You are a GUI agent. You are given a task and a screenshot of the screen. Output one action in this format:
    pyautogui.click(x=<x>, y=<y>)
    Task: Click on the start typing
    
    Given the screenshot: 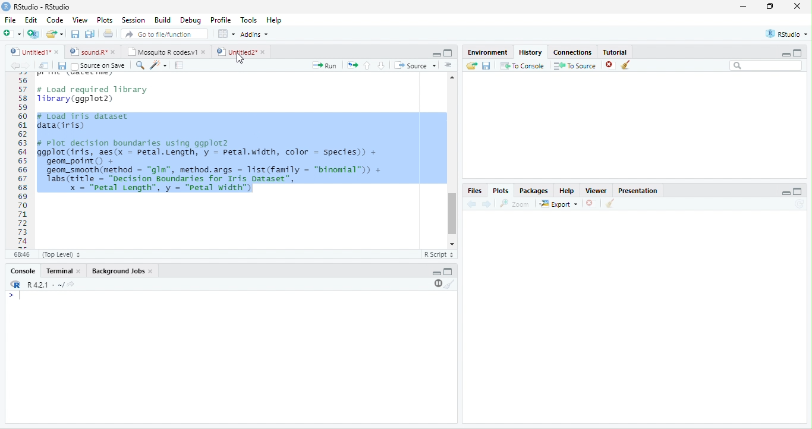 What is the action you would take?
    pyautogui.click(x=17, y=296)
    